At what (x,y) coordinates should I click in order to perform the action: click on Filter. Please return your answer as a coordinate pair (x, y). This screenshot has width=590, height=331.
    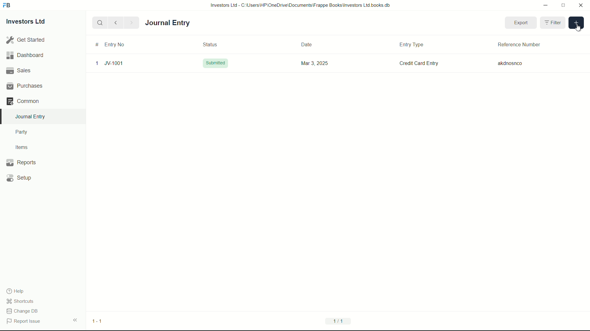
    Looking at the image, I should click on (553, 23).